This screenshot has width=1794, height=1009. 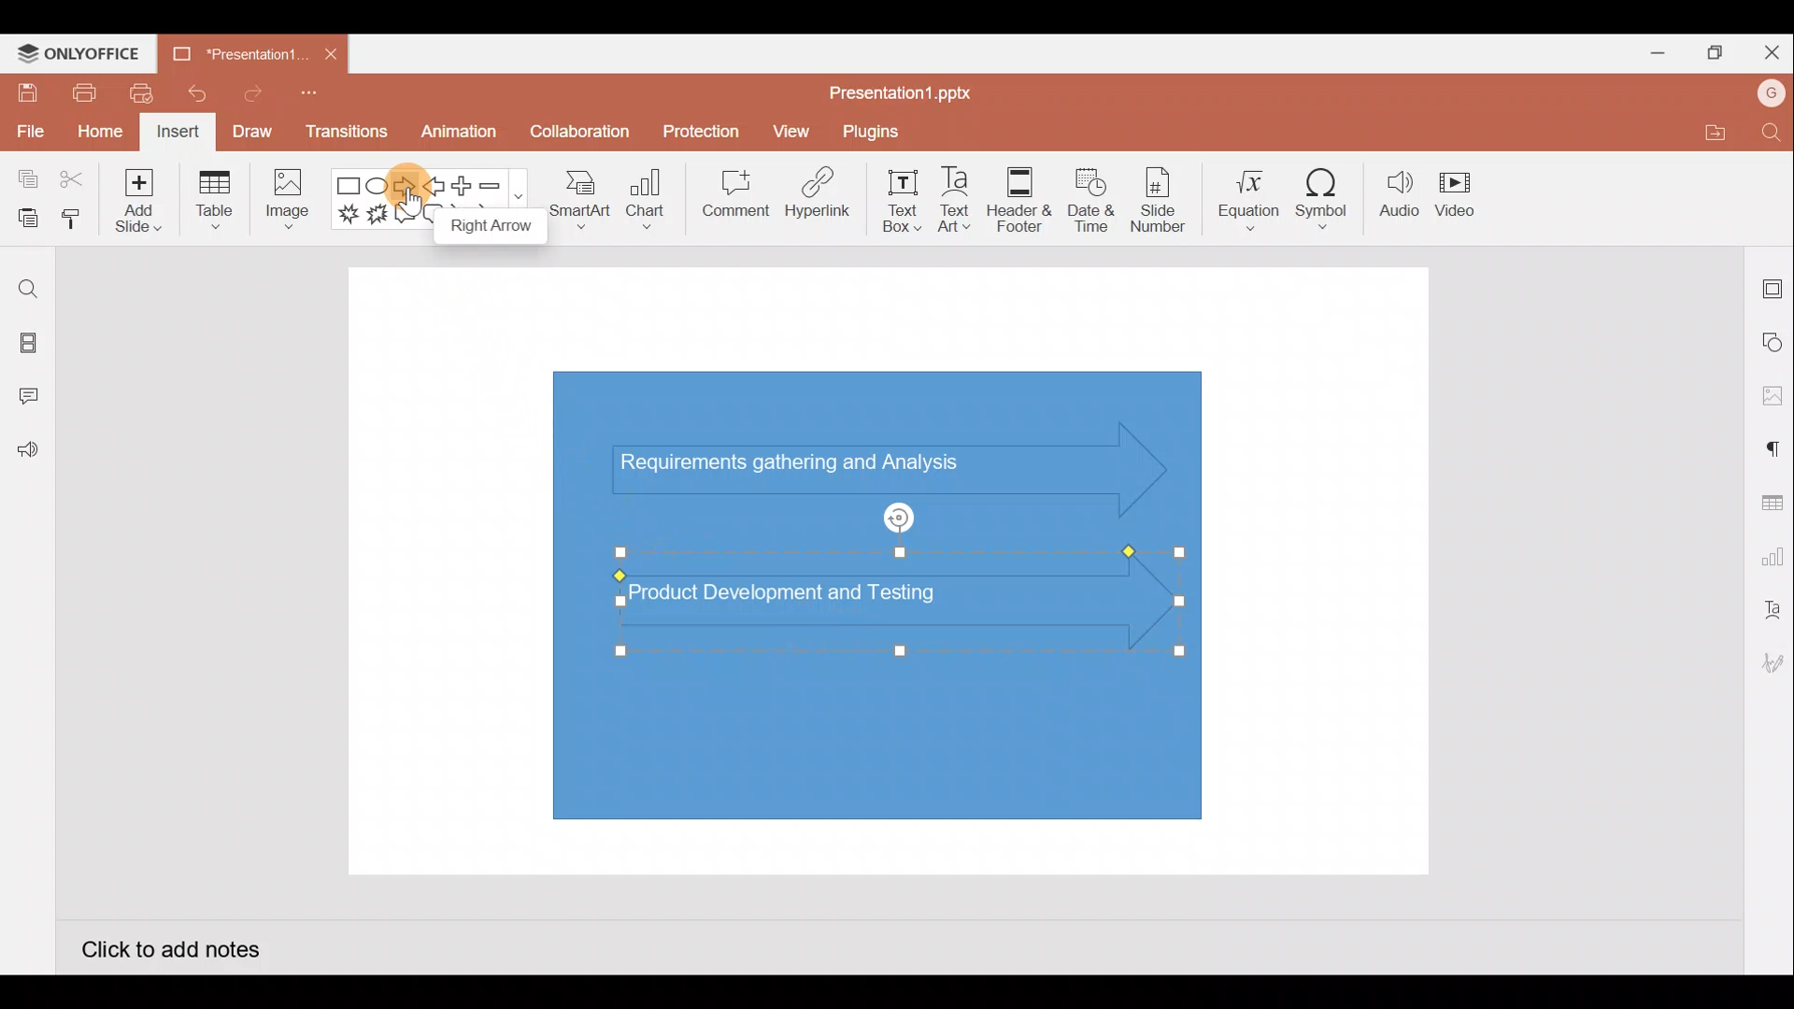 I want to click on Presentation1., so click(x=237, y=50).